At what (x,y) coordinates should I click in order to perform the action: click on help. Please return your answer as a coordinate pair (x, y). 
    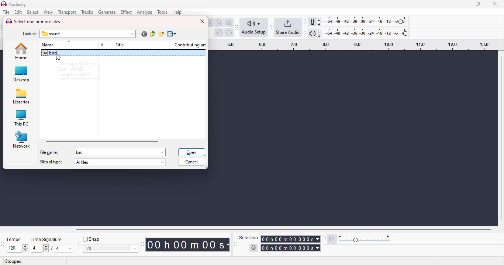
    Looking at the image, I should click on (177, 12).